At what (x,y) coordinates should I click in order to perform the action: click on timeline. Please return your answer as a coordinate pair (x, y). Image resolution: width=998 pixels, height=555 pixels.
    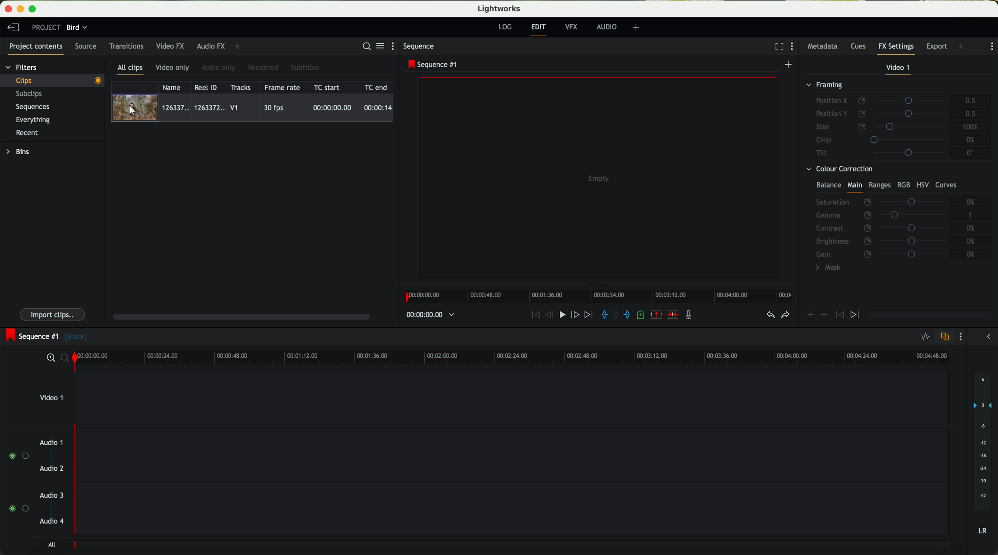
    Looking at the image, I should click on (426, 315).